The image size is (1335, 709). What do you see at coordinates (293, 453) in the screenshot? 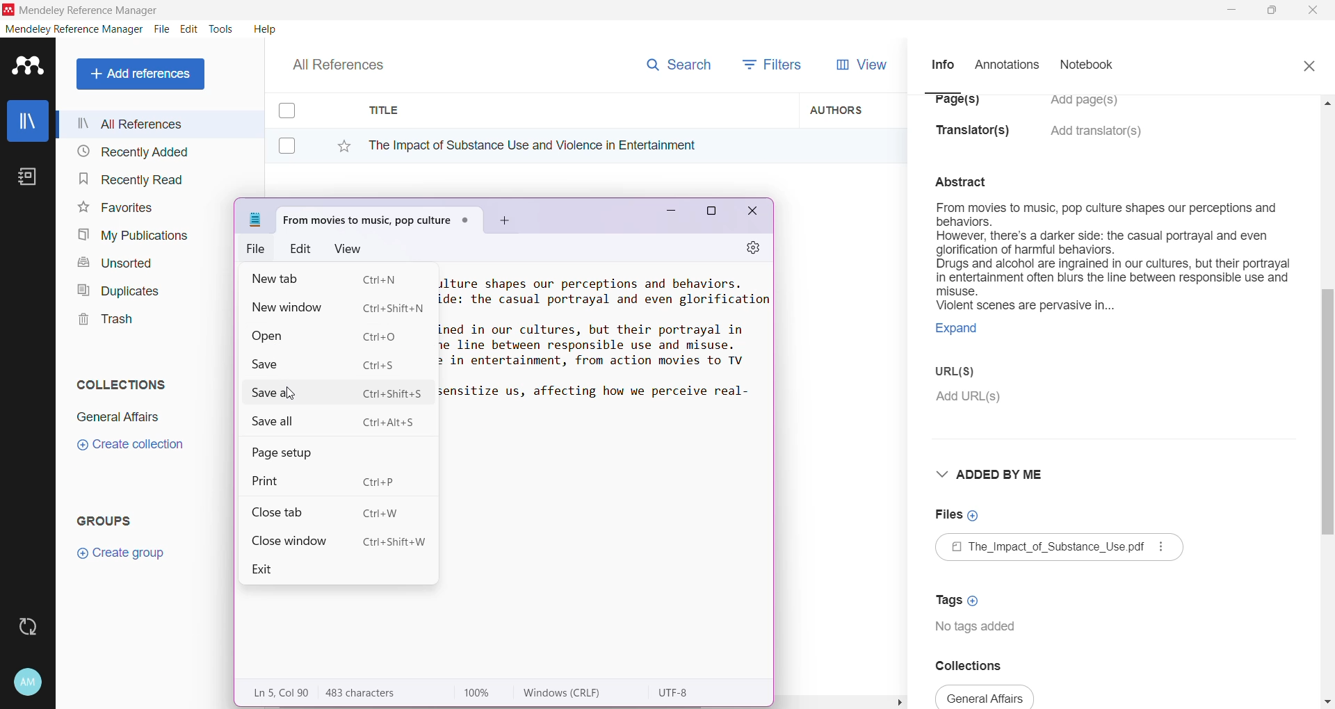
I see `Page setup` at bounding box center [293, 453].